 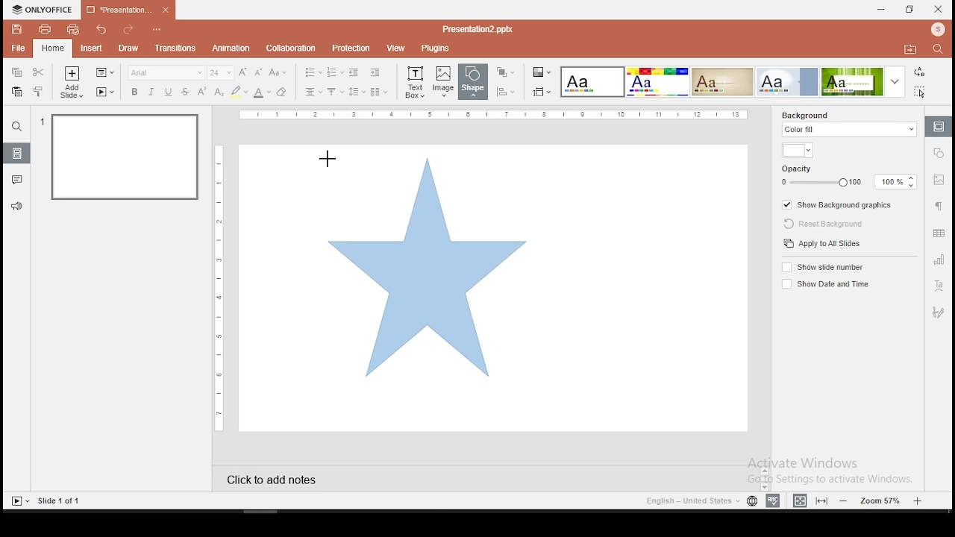 I want to click on print file, so click(x=43, y=29).